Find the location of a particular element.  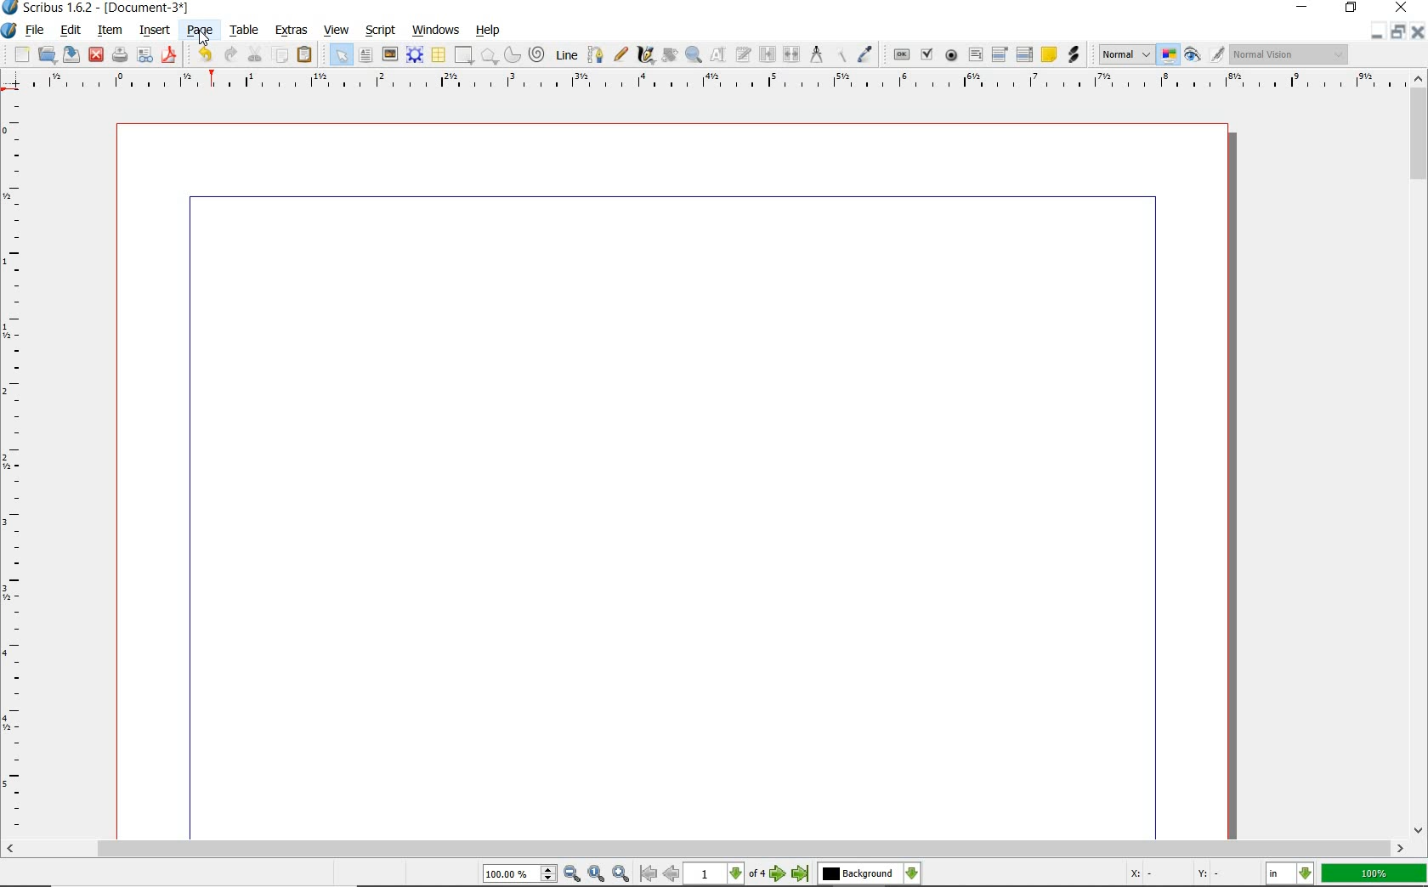

edit text with story editor is located at coordinates (742, 54).